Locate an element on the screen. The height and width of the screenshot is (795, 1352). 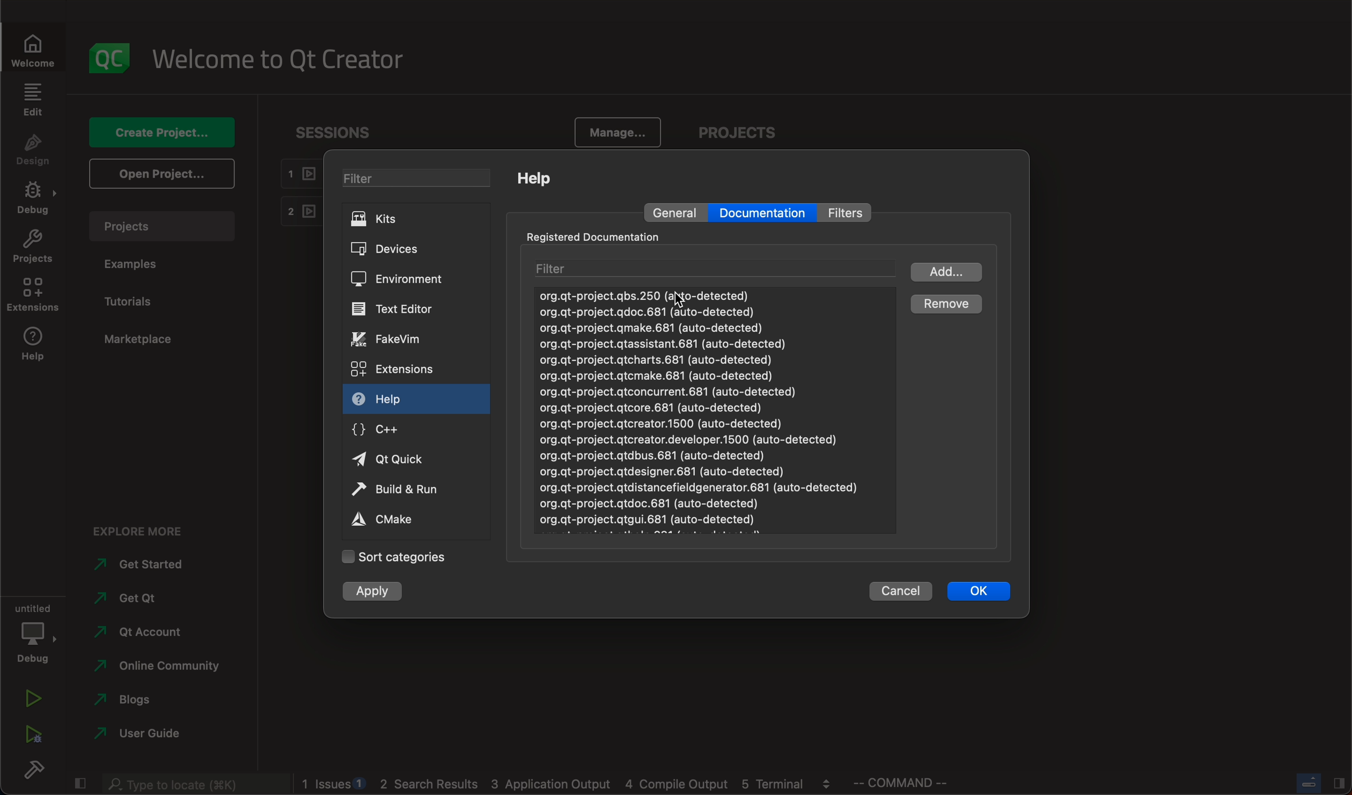
projects is located at coordinates (32, 245).